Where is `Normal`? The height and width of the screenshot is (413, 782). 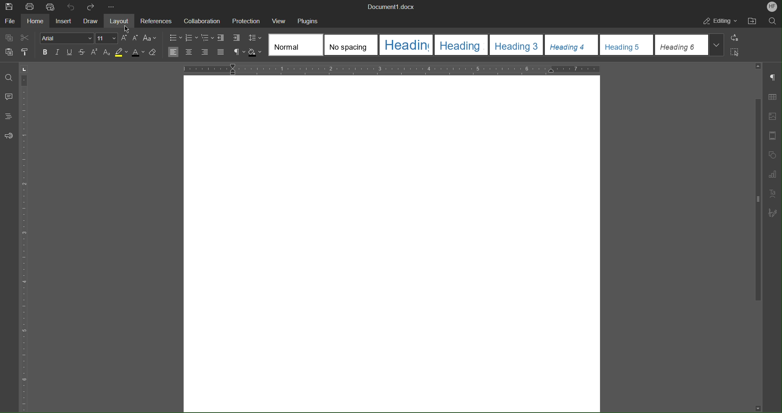 Normal is located at coordinates (296, 45).